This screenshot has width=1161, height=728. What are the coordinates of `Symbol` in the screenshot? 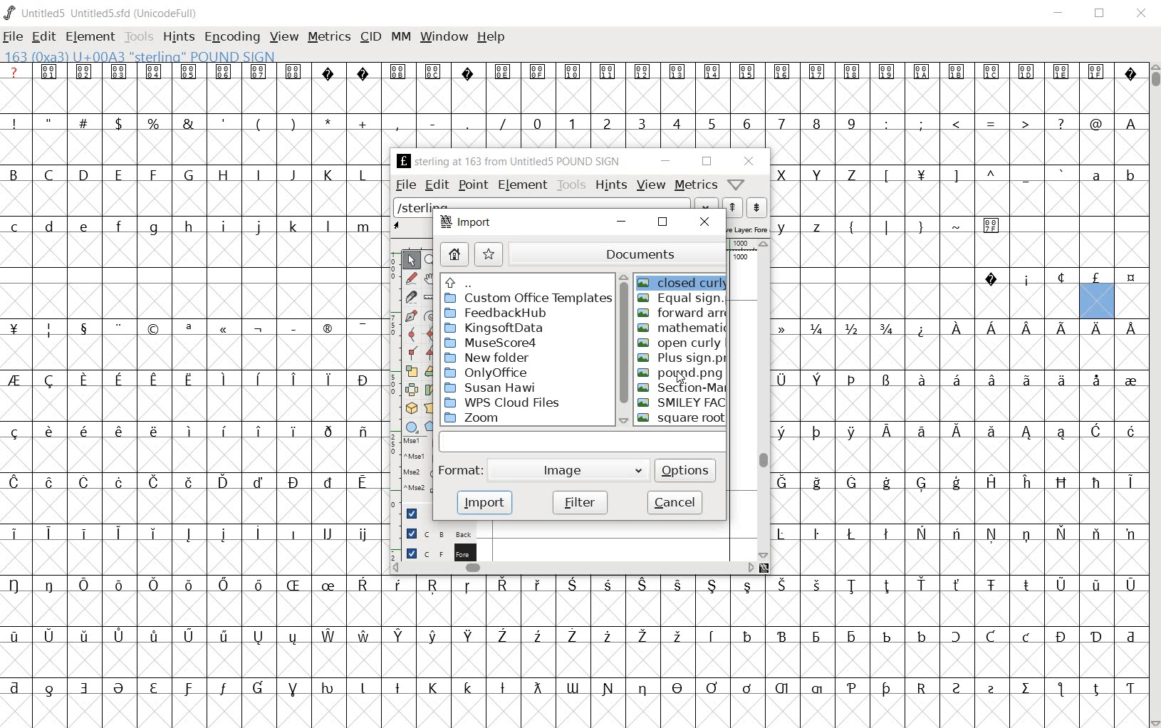 It's located at (17, 533).